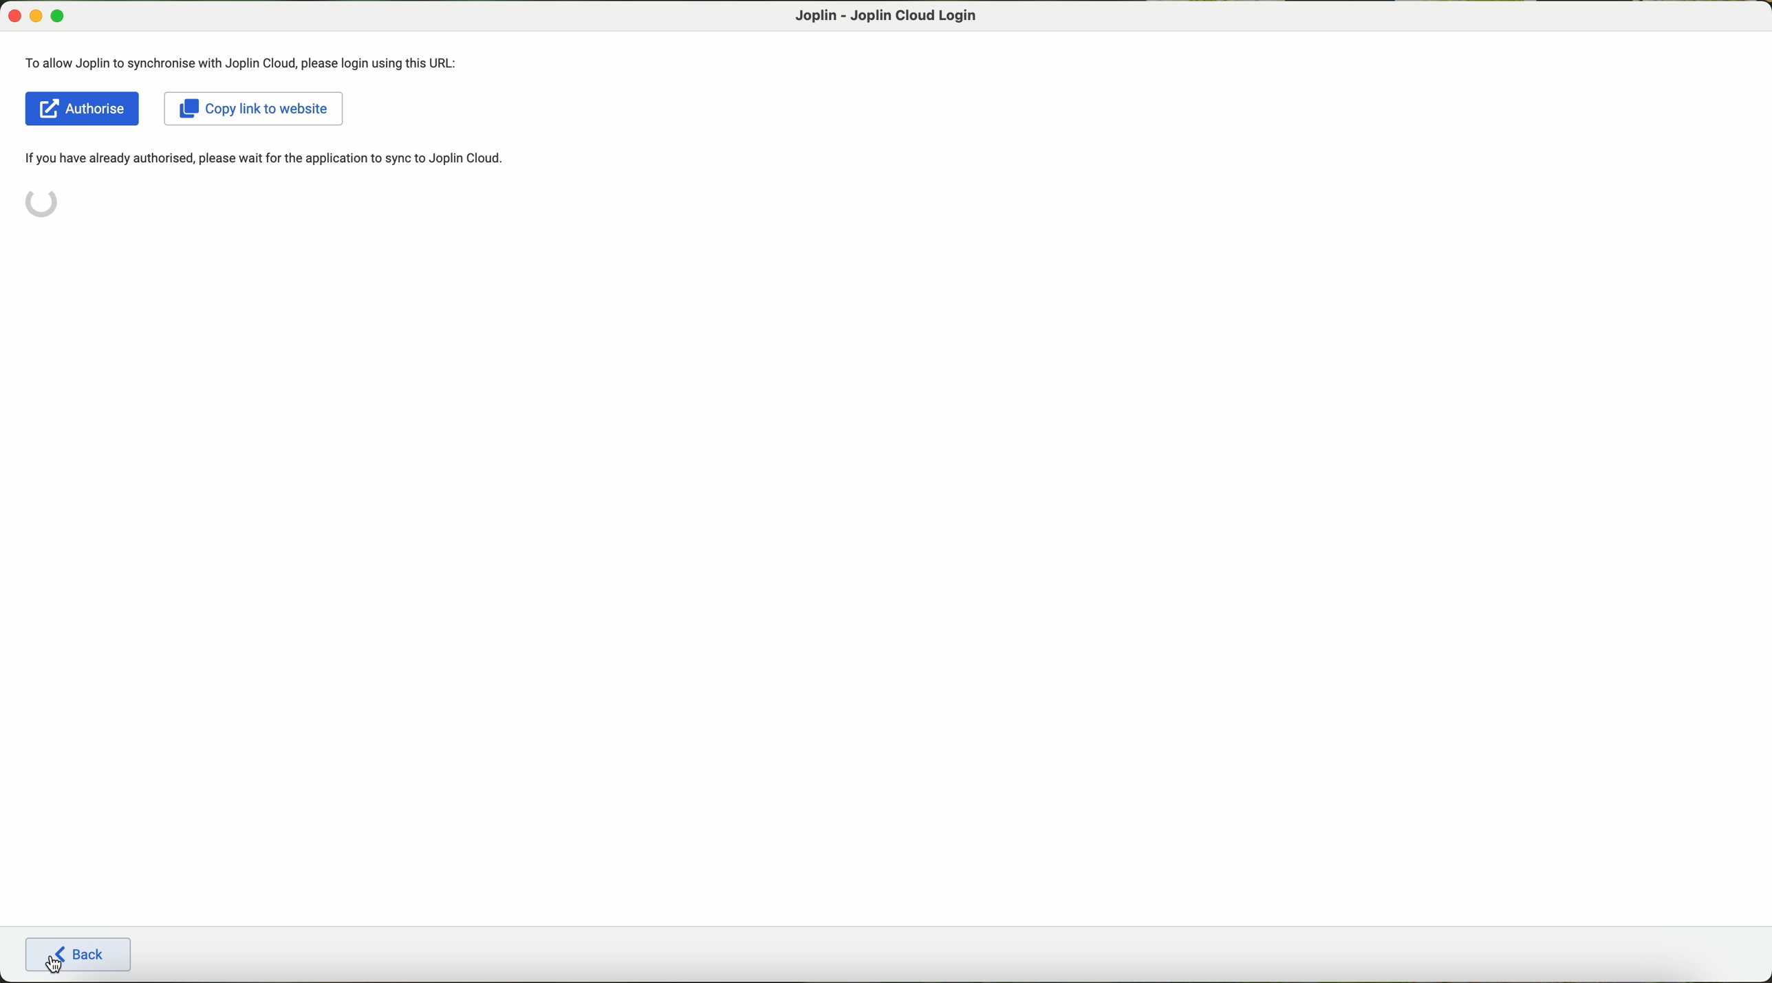 This screenshot has width=1772, height=983. I want to click on If you have already authorised, please wait for the application to sync to Joplin Cloud., so click(274, 158).